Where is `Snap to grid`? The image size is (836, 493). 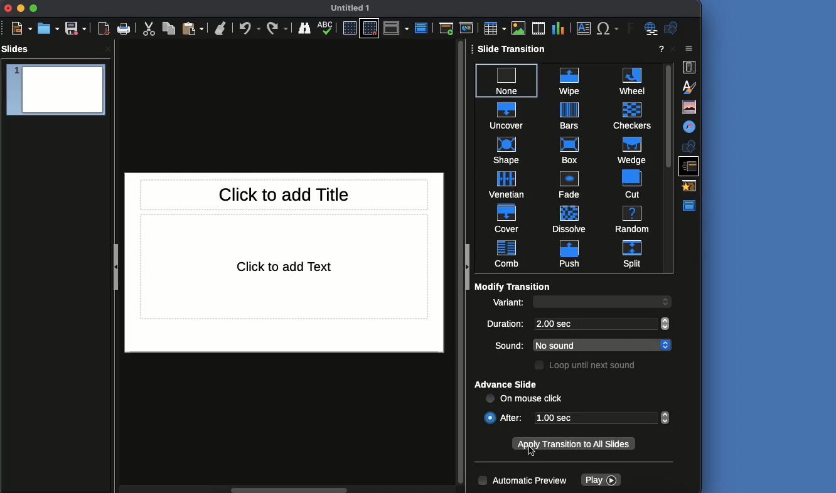 Snap to grid is located at coordinates (370, 28).